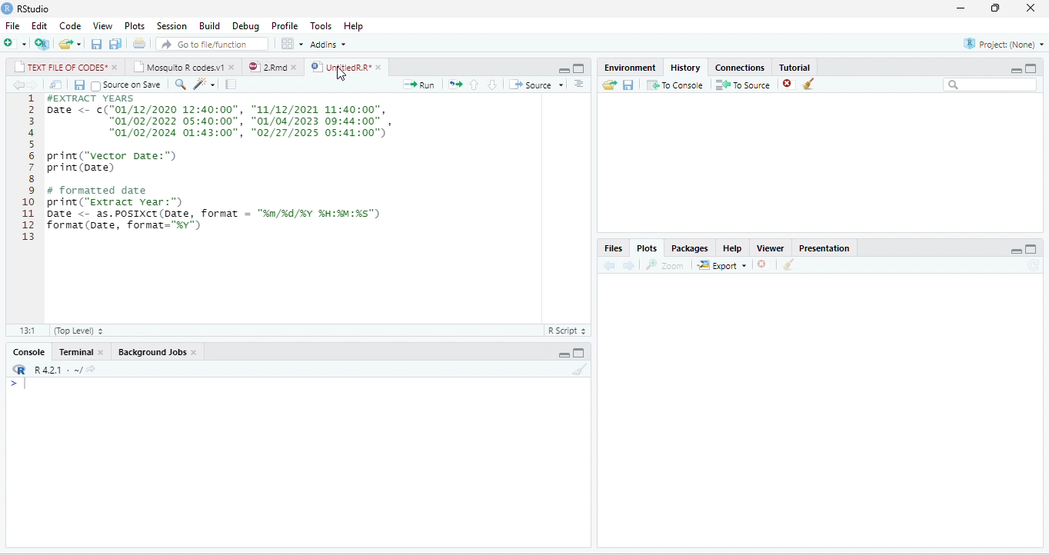 Image resolution: width=1049 pixels, height=555 pixels. What do you see at coordinates (564, 355) in the screenshot?
I see `minimize` at bounding box center [564, 355].